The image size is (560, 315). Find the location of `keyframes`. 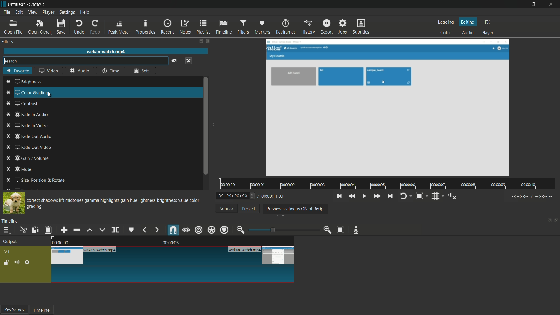

keyframes is located at coordinates (15, 310).